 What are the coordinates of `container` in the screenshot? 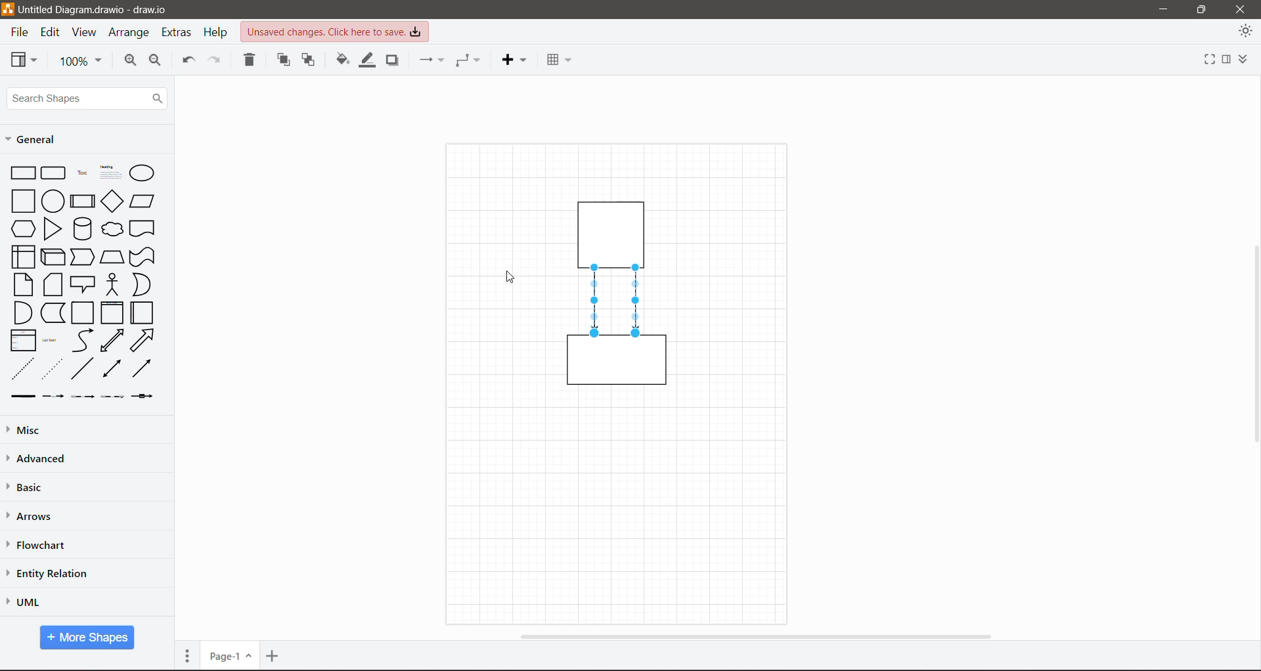 It's located at (617, 364).